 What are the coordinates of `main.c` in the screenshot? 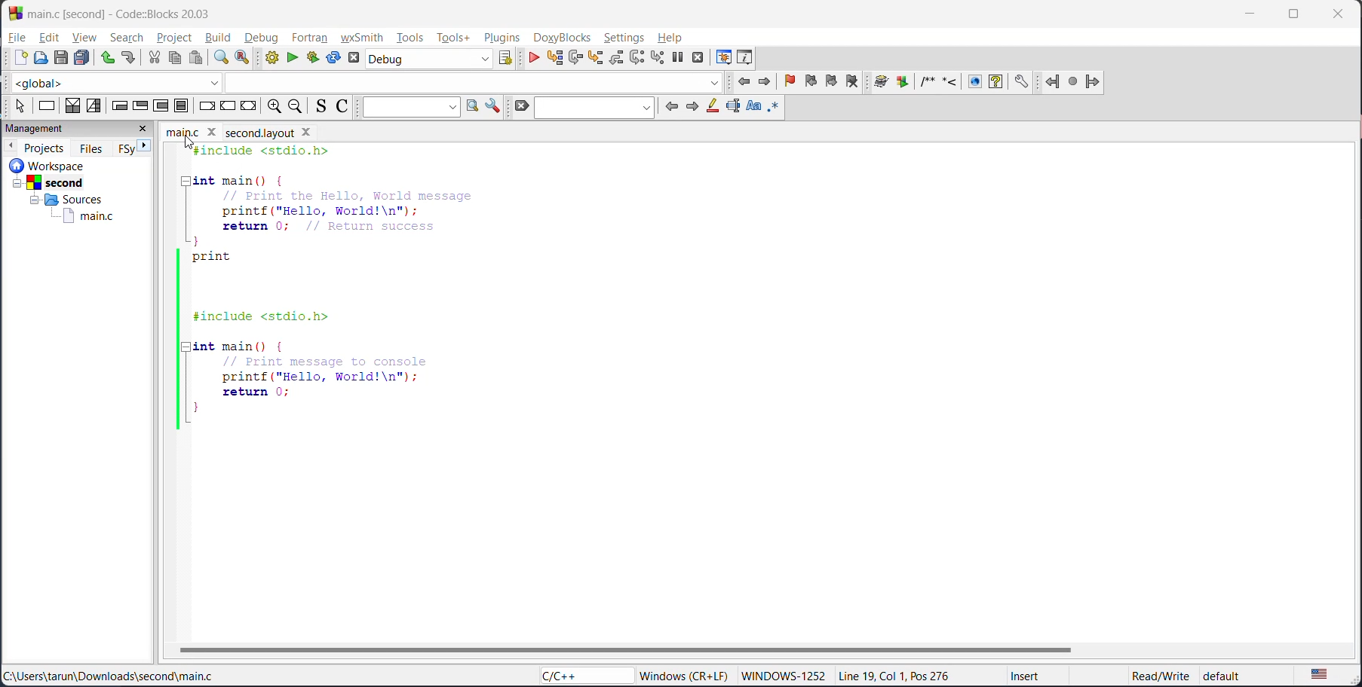 It's located at (89, 218).